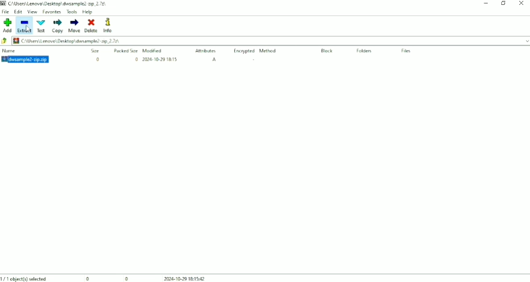 This screenshot has height=282, width=530. What do you see at coordinates (406, 51) in the screenshot?
I see `Files` at bounding box center [406, 51].